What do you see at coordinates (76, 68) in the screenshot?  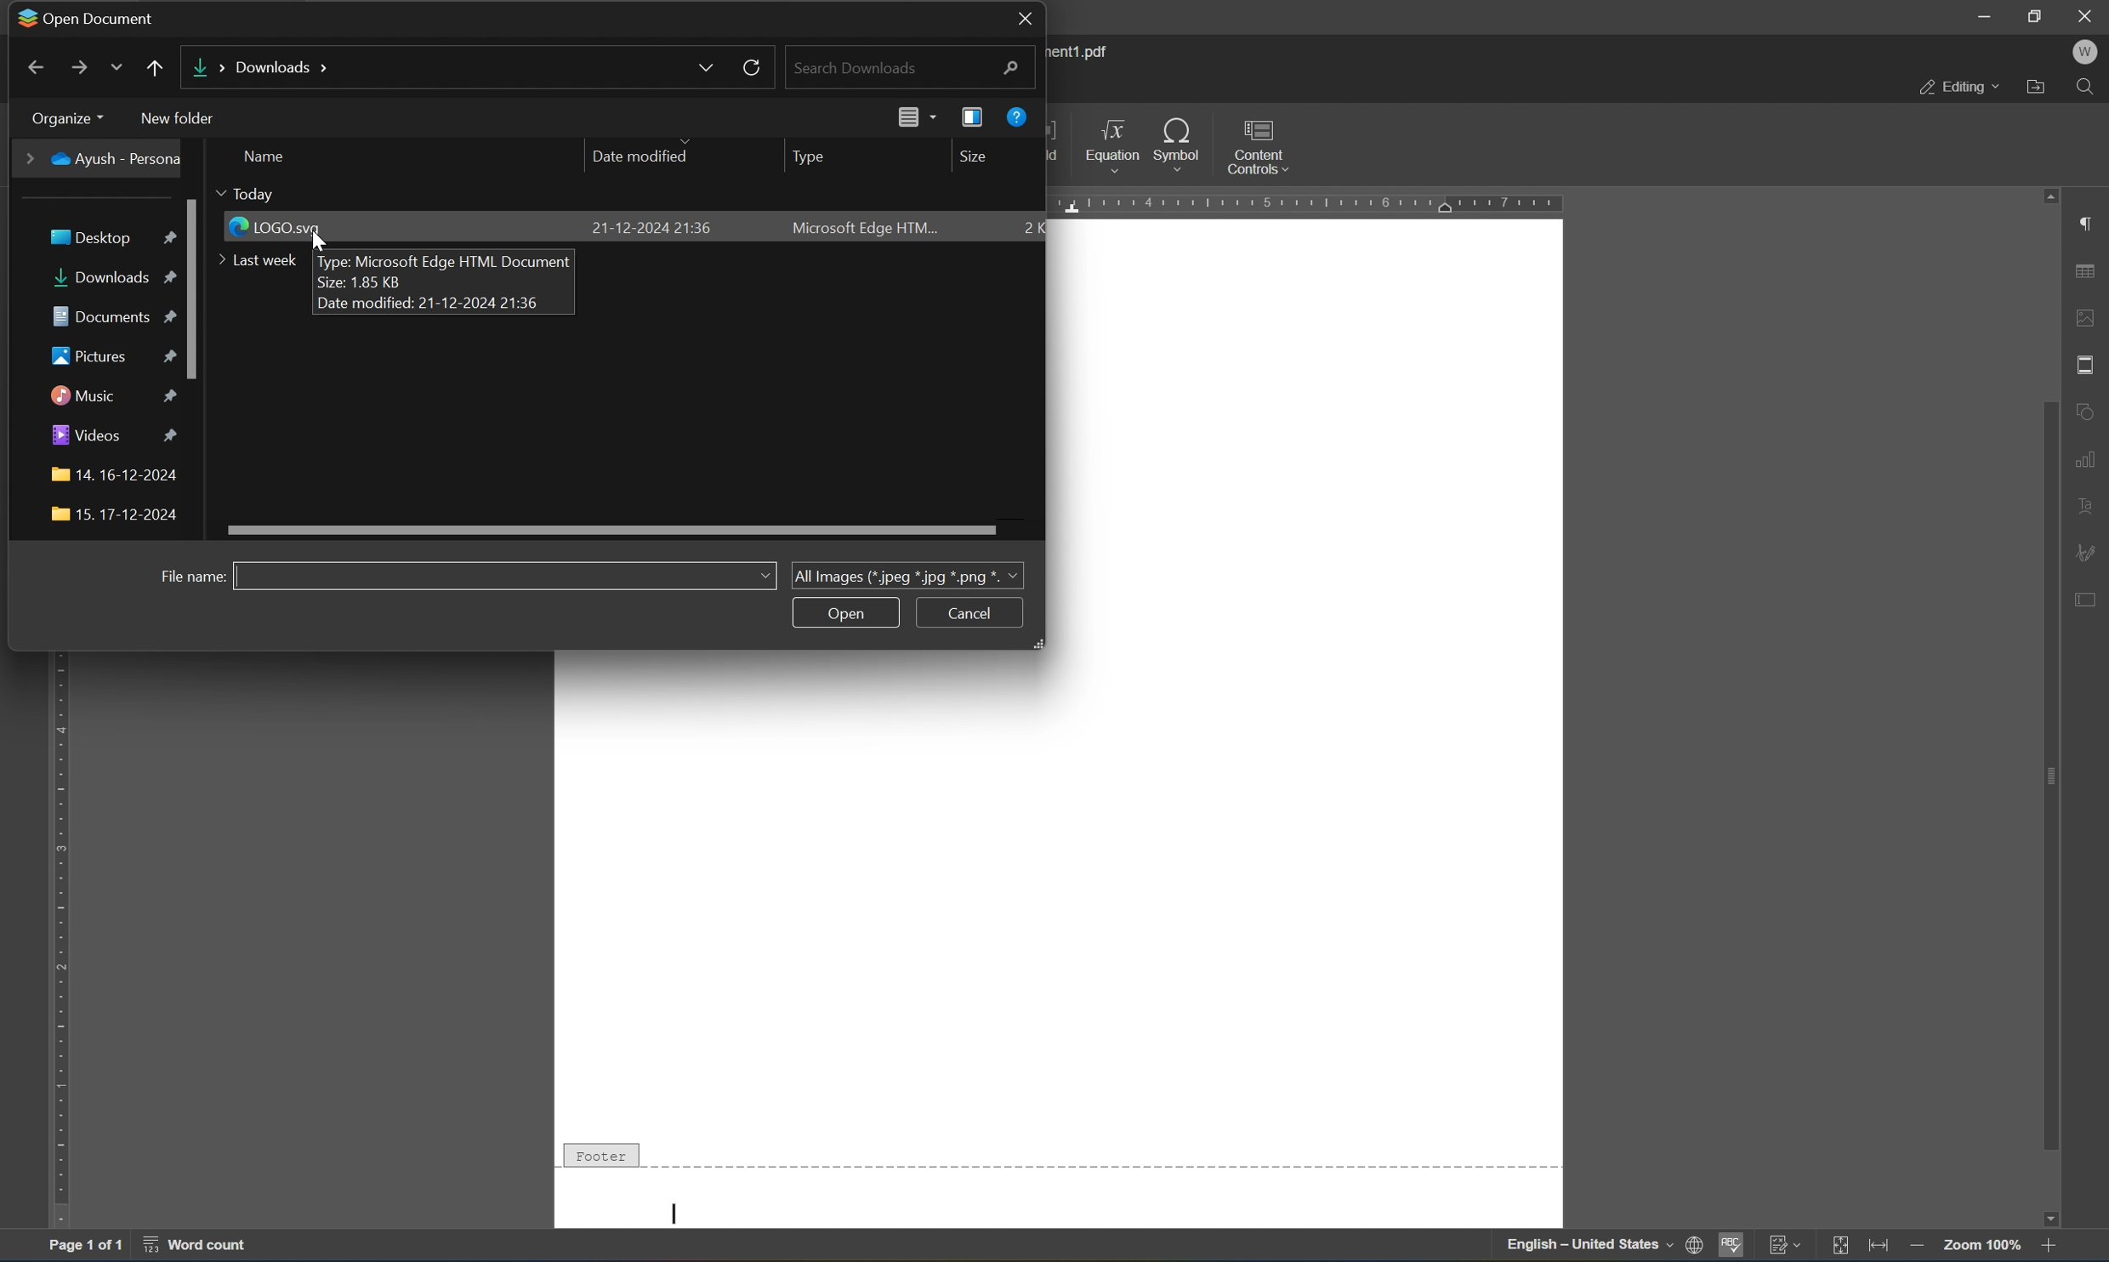 I see `forward` at bounding box center [76, 68].